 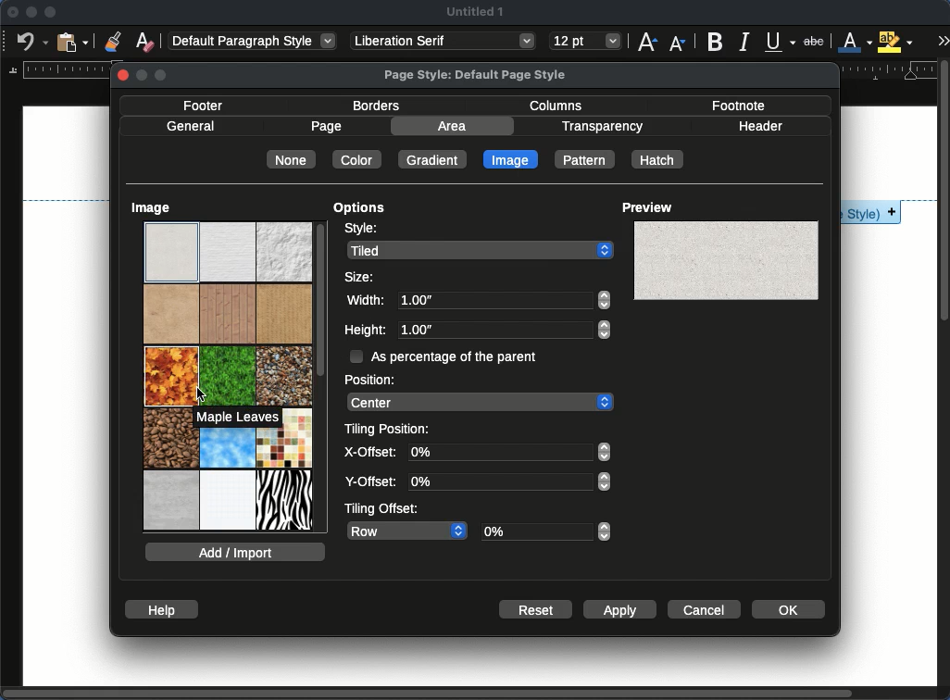 What do you see at coordinates (444, 357) in the screenshot?
I see `as percentage of the parent` at bounding box center [444, 357].